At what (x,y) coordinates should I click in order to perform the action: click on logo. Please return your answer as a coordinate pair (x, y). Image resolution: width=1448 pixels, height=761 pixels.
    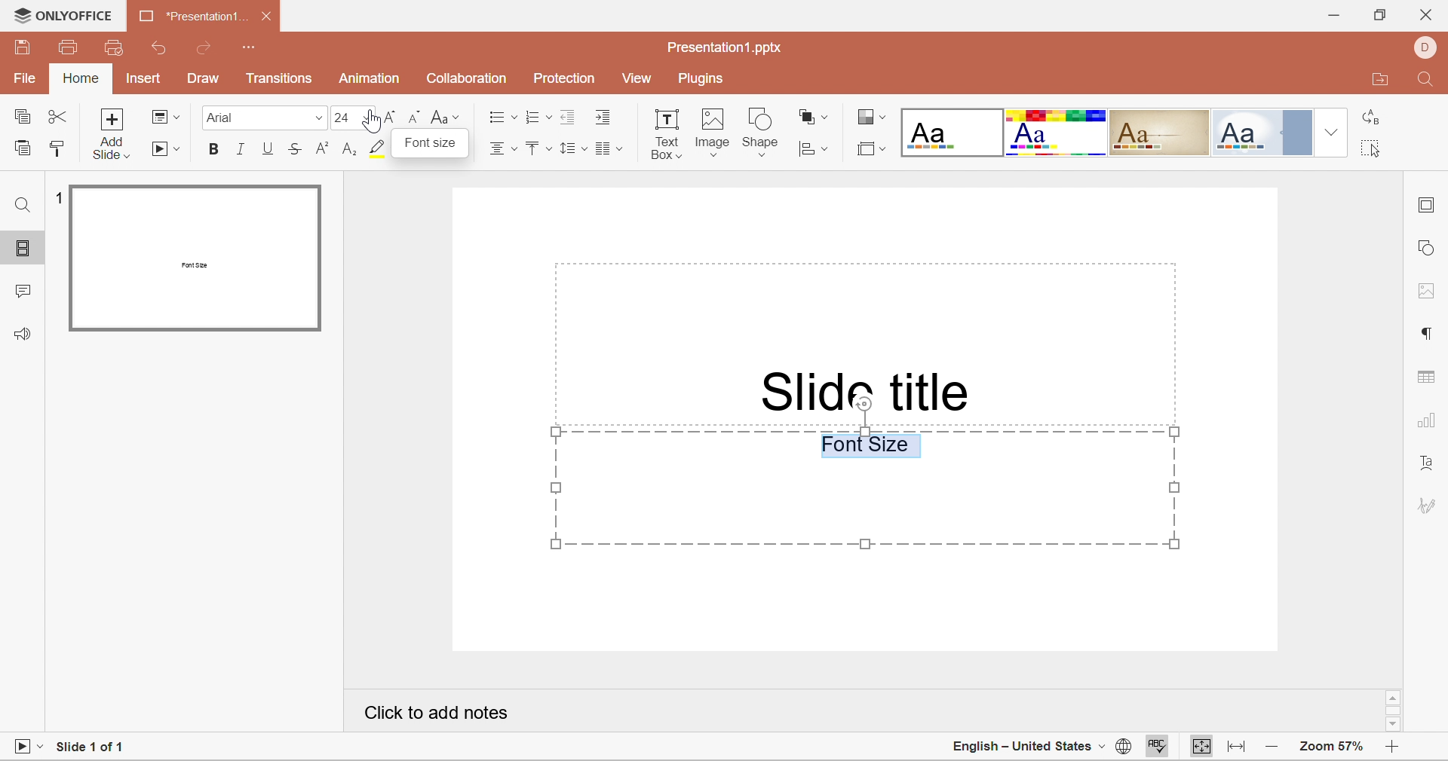
    Looking at the image, I should click on (17, 14).